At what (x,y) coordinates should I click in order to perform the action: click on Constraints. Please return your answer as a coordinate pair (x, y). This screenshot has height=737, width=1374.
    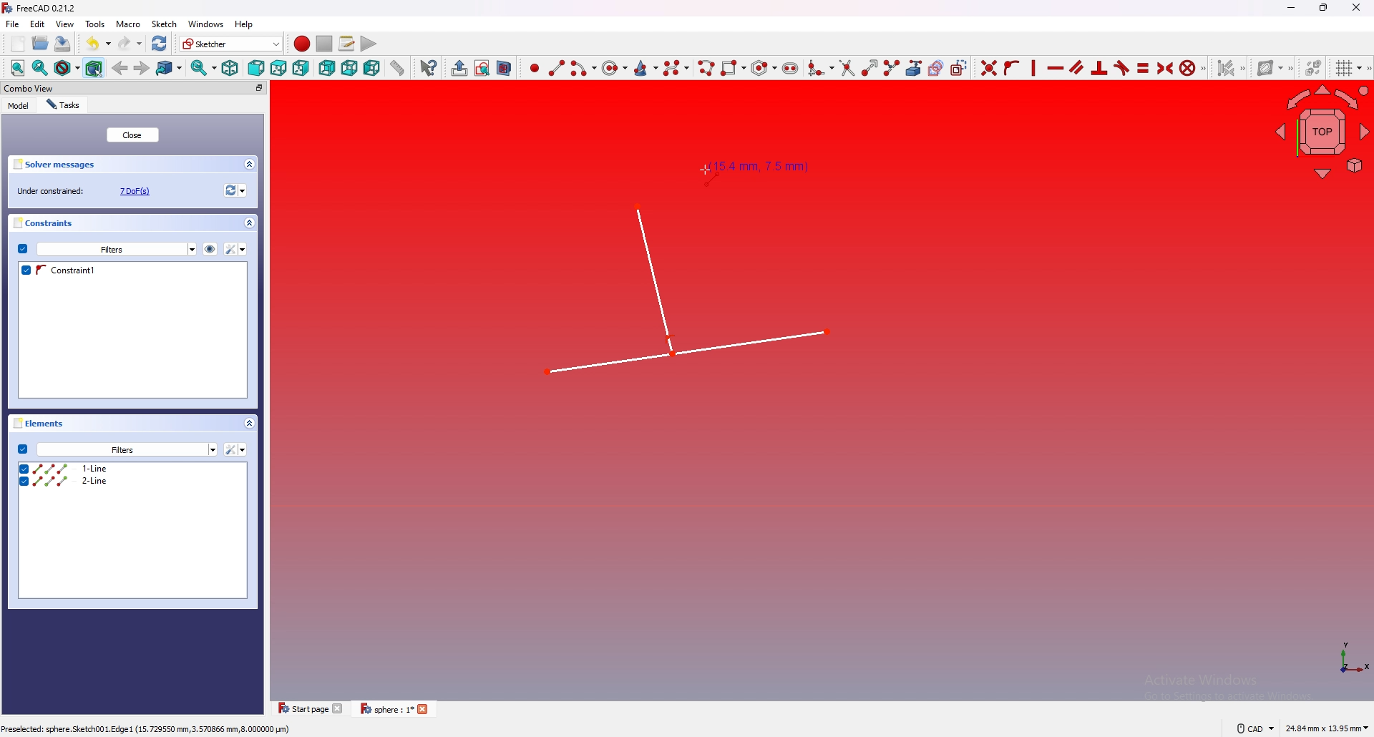
    Looking at the image, I should click on (135, 223).